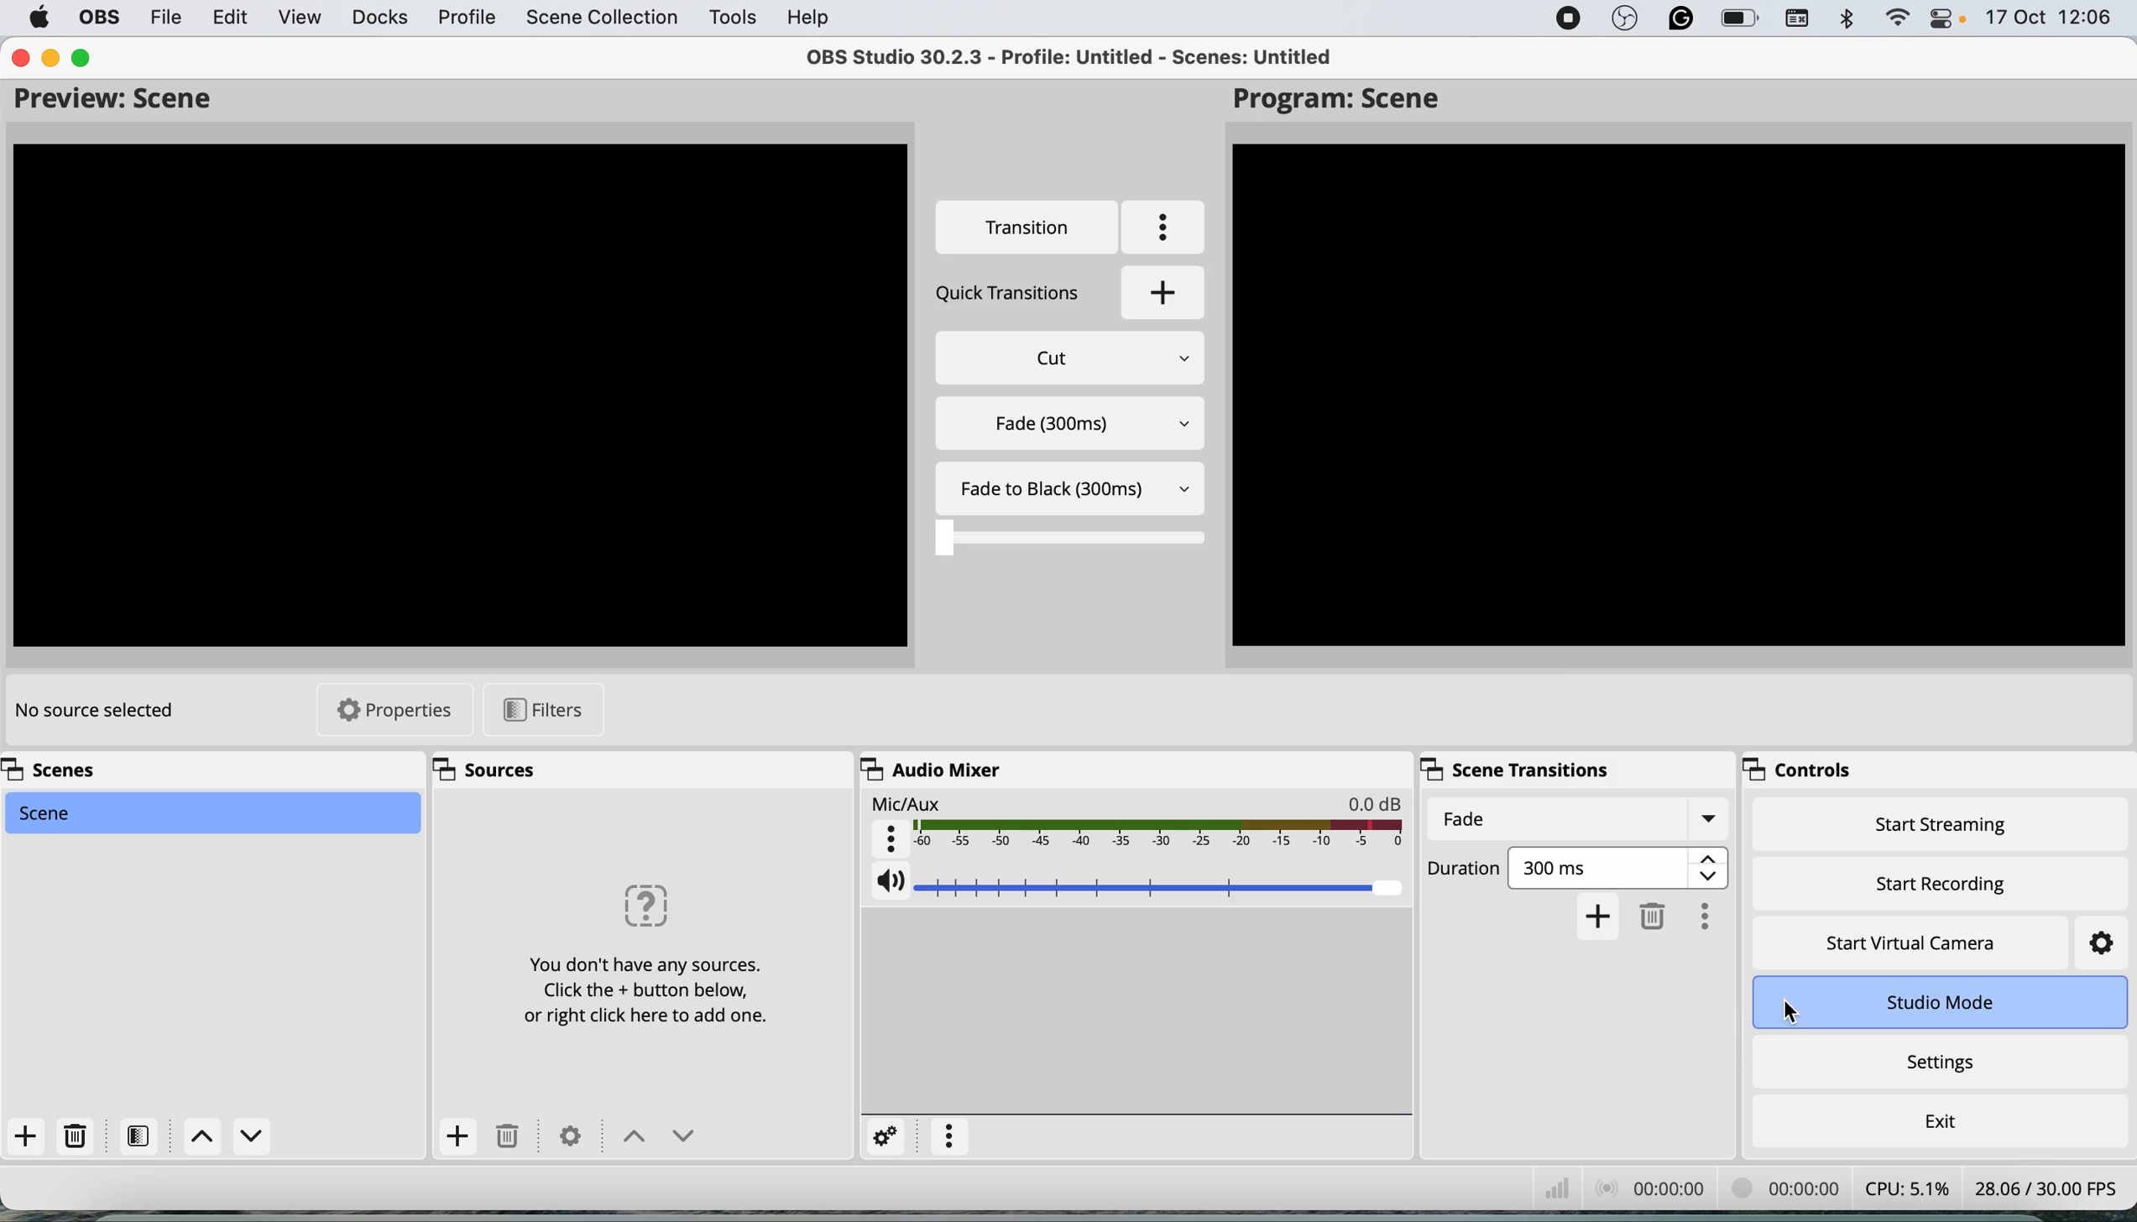 The image size is (2137, 1222). What do you see at coordinates (1904, 1186) in the screenshot?
I see `cpu usage` at bounding box center [1904, 1186].